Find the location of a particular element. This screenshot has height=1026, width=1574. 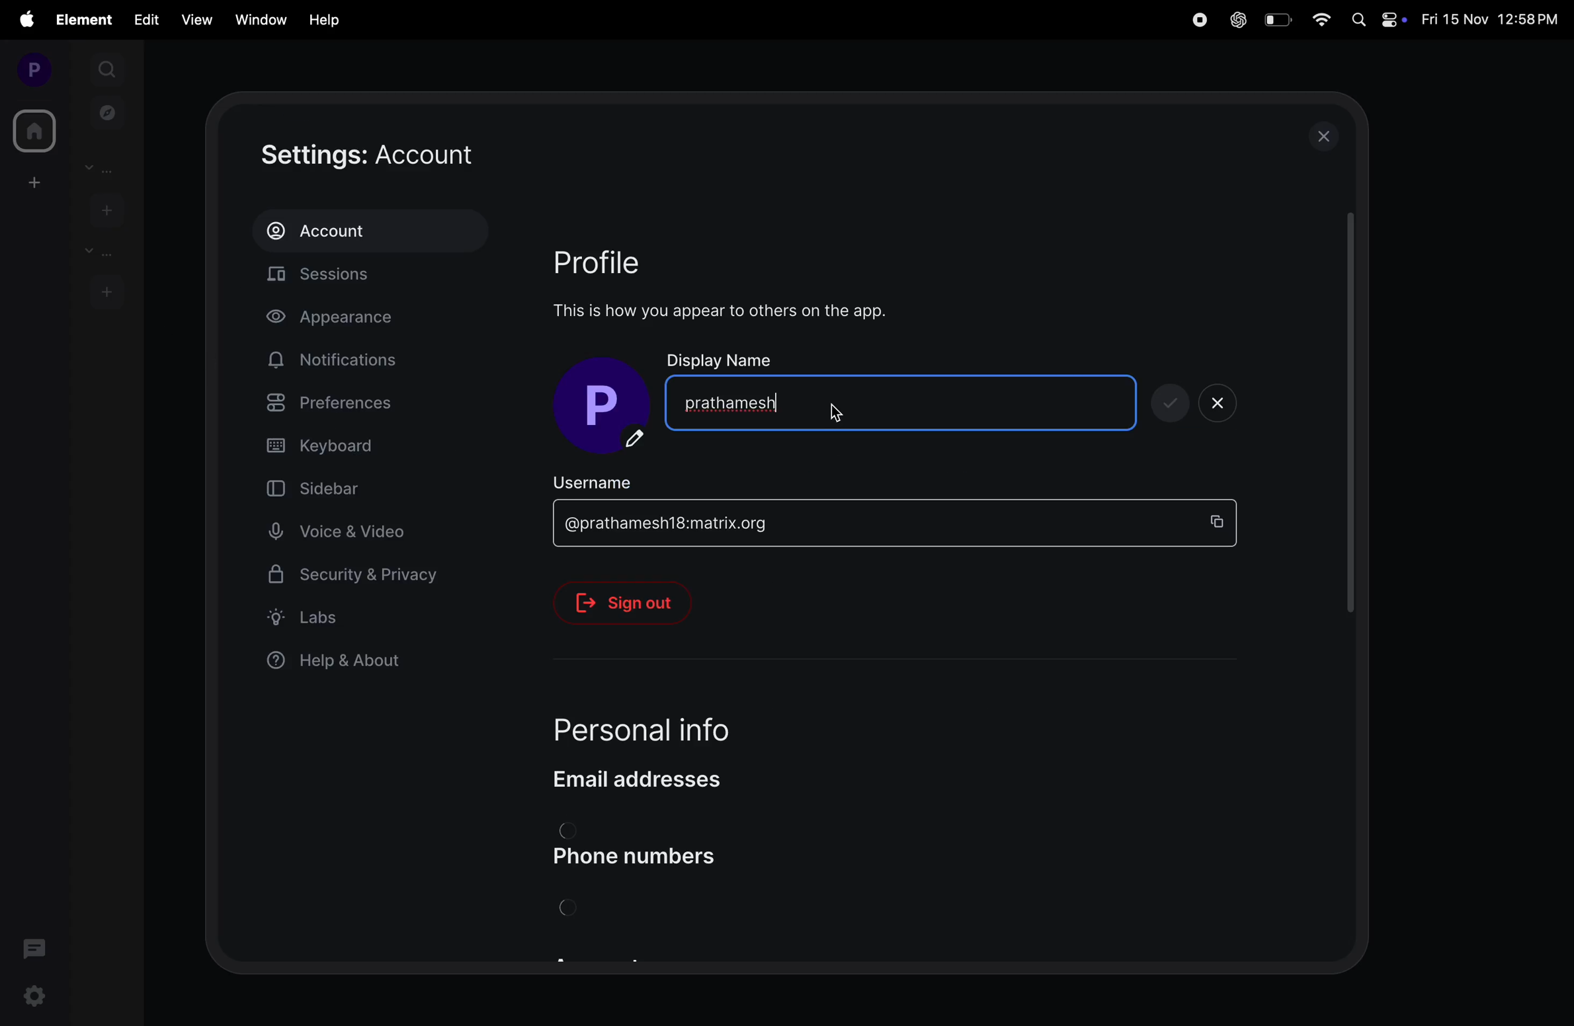

battery is located at coordinates (1277, 19).